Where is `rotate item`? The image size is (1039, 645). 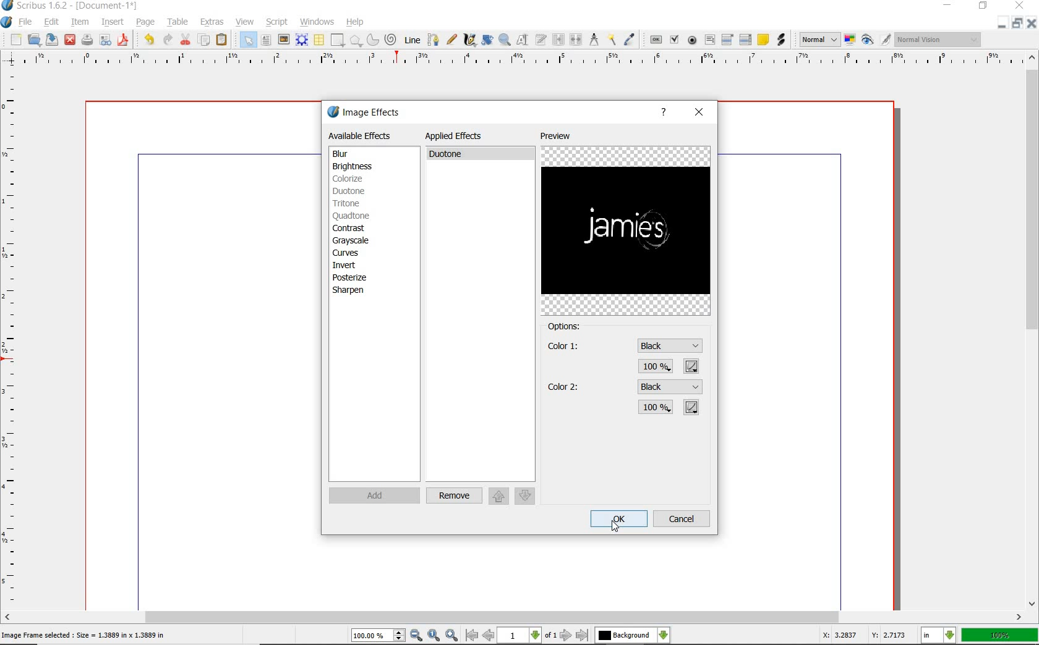
rotate item is located at coordinates (488, 40).